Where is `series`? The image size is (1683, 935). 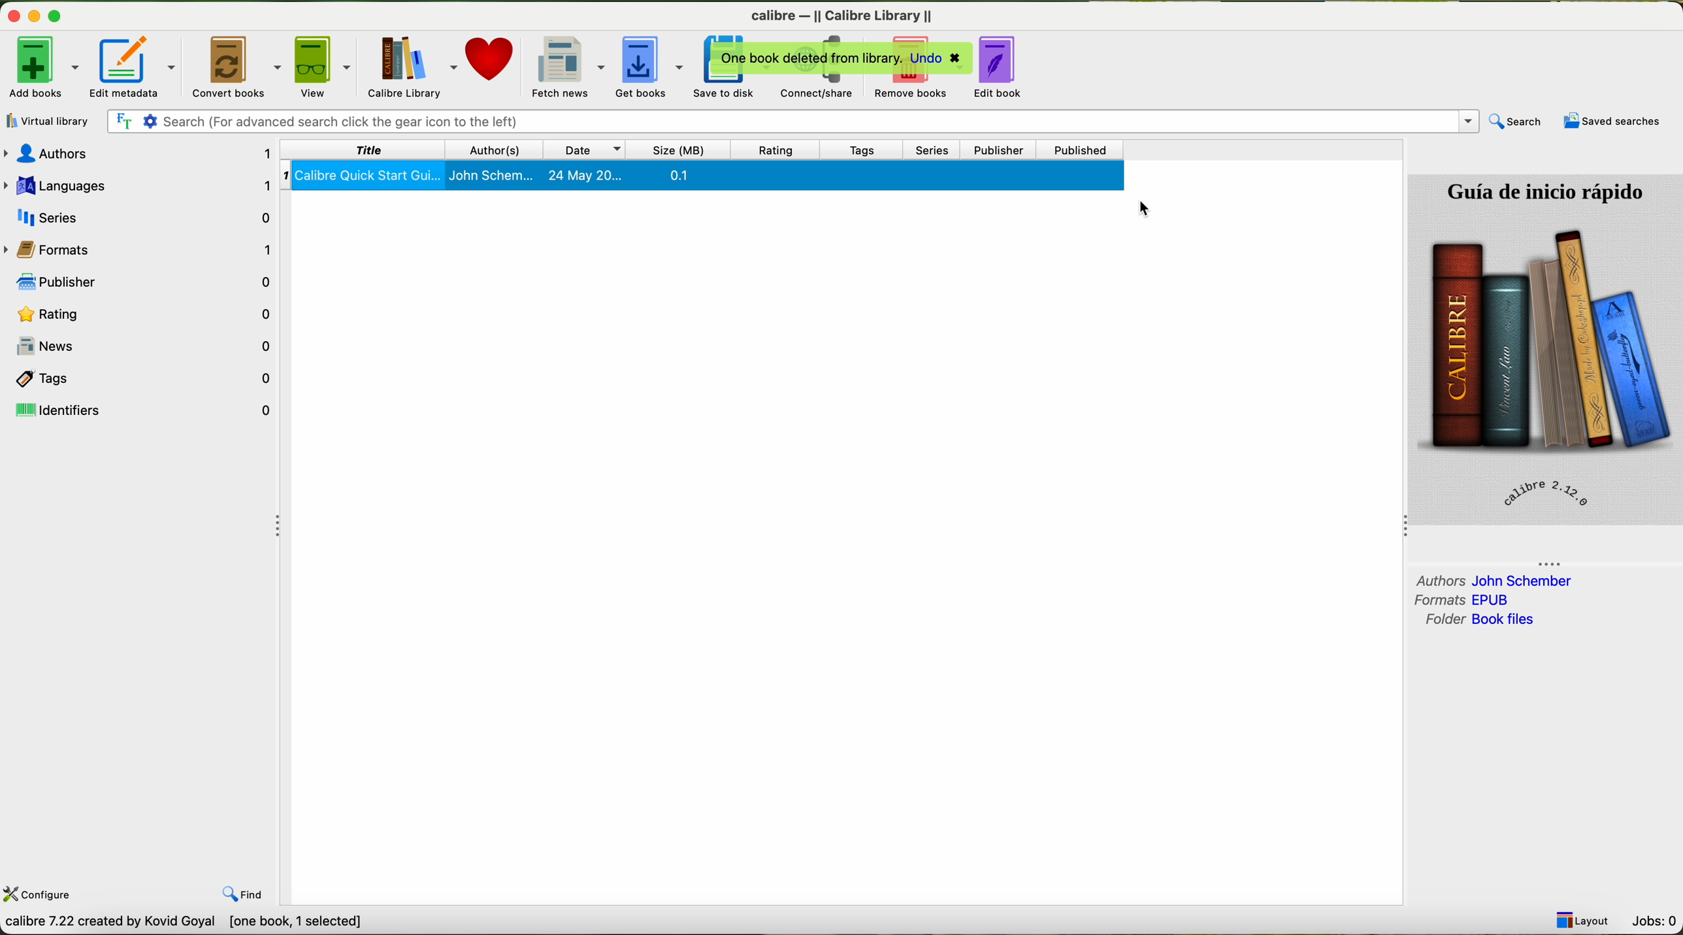
series is located at coordinates (934, 150).